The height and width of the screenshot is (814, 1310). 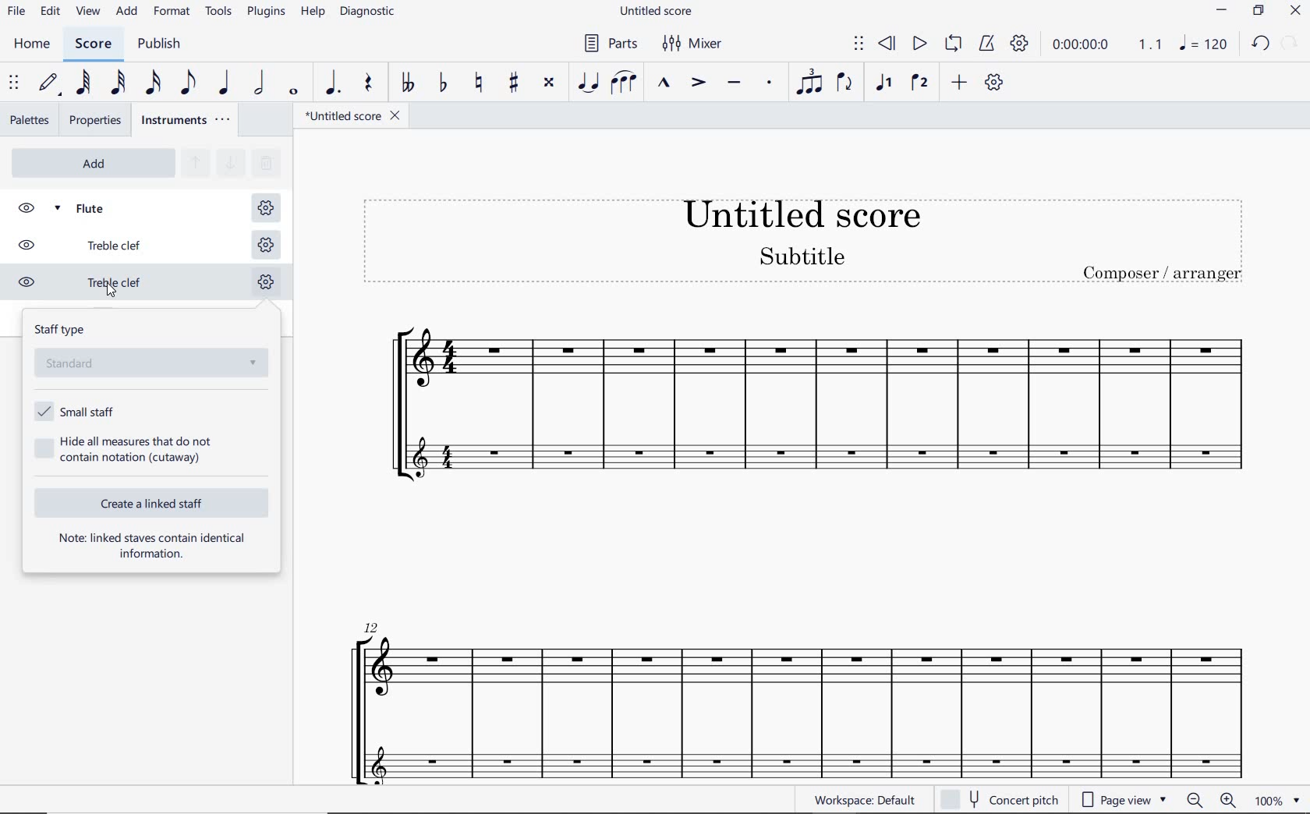 I want to click on HELP, so click(x=313, y=14).